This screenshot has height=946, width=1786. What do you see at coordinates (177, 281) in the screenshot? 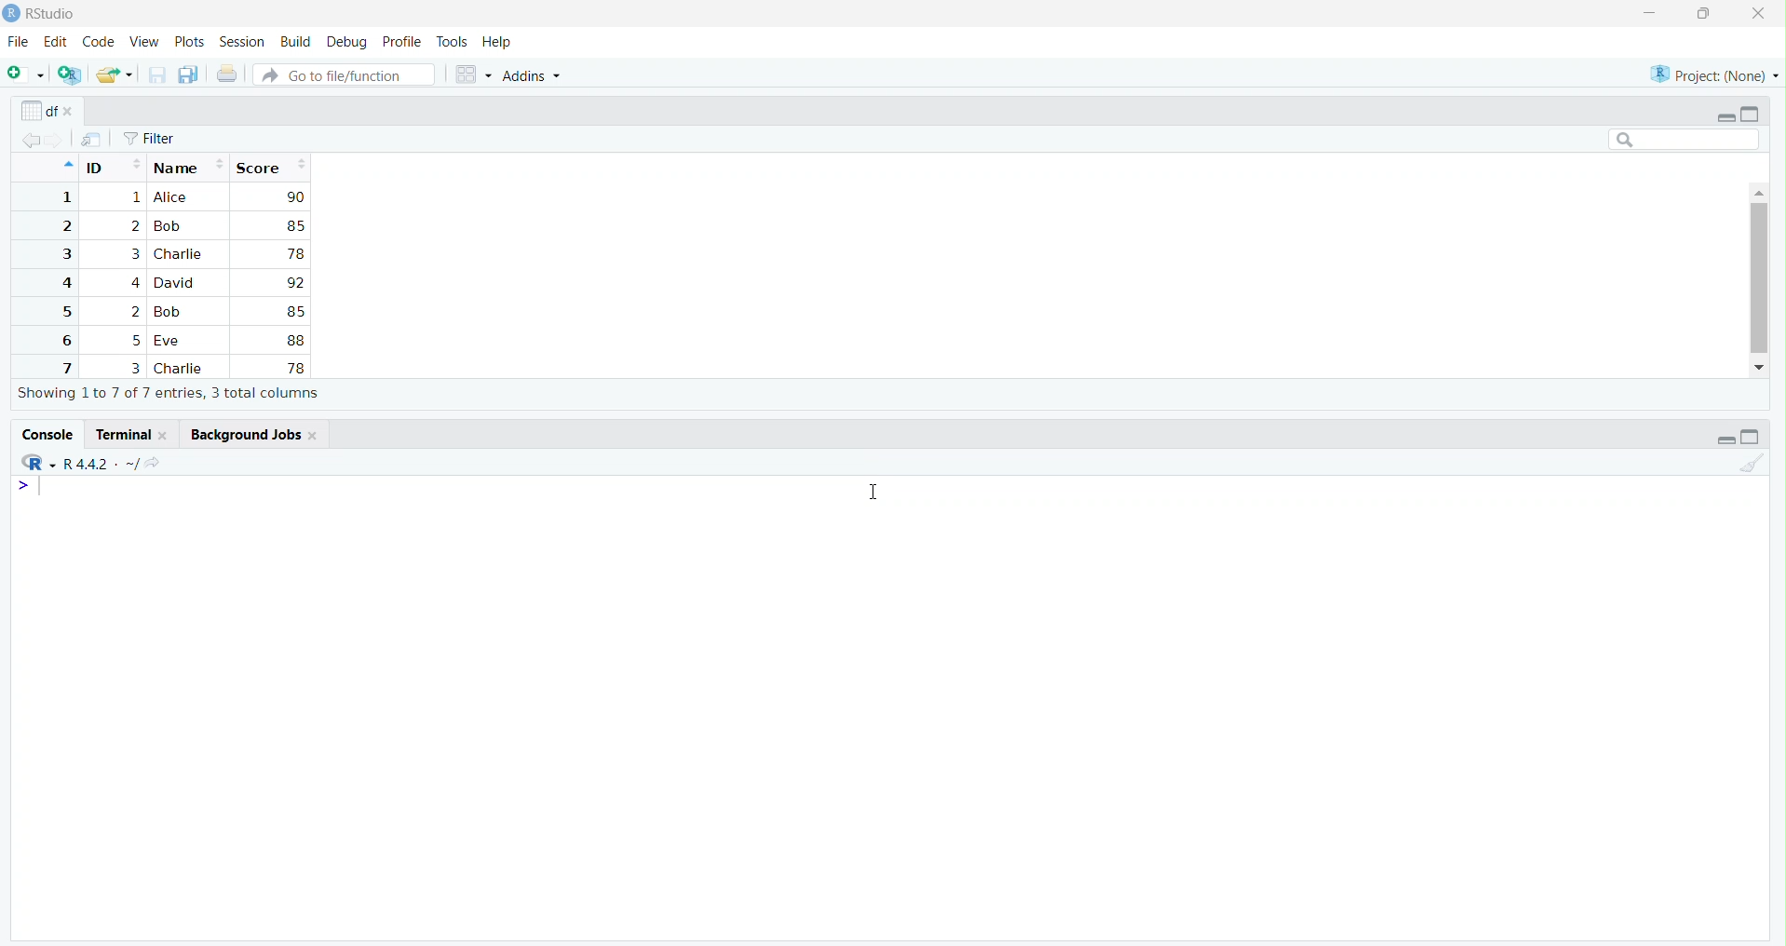
I see `David` at bounding box center [177, 281].